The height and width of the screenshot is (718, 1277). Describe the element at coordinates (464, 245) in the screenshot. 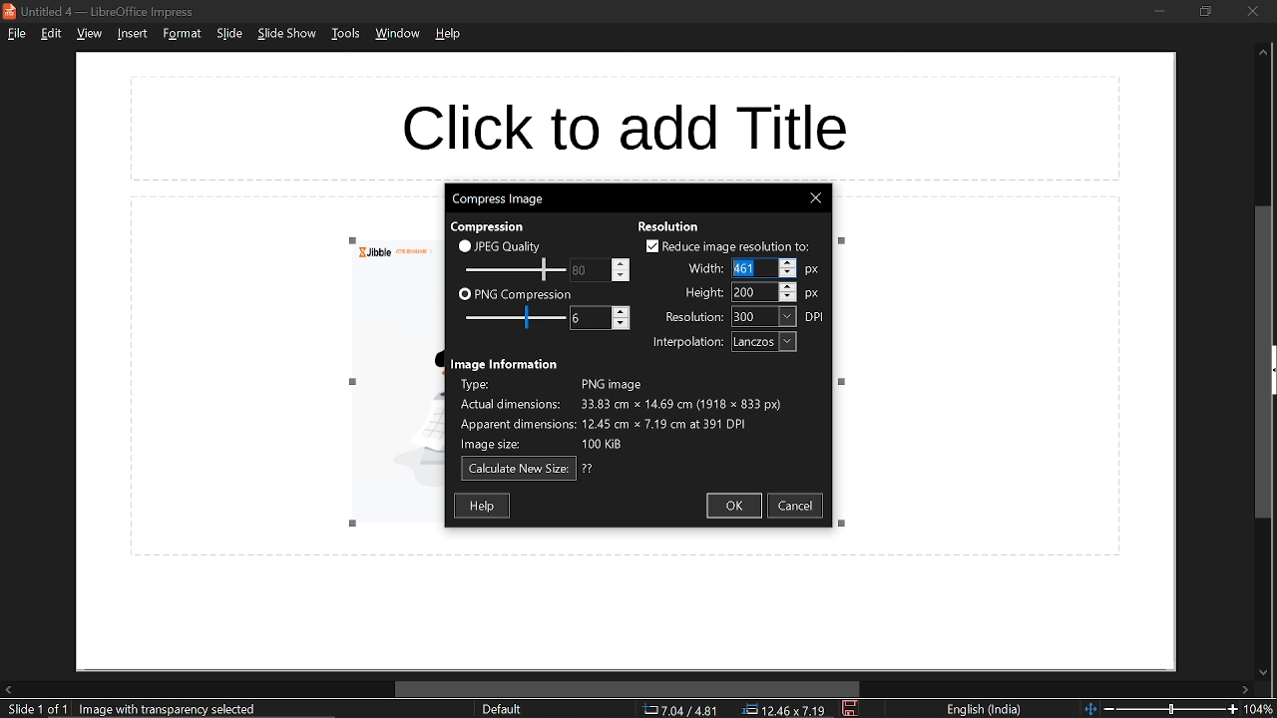

I see `checkbox` at that location.